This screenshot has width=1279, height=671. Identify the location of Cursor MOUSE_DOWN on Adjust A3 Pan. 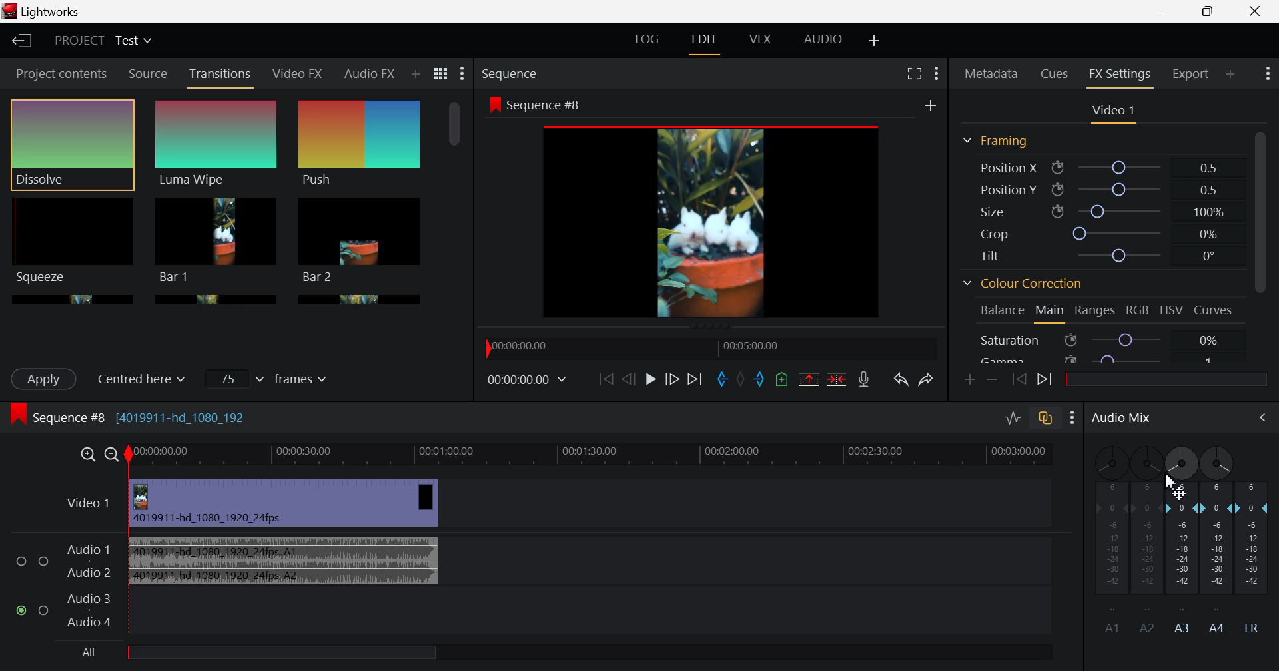
(1172, 483).